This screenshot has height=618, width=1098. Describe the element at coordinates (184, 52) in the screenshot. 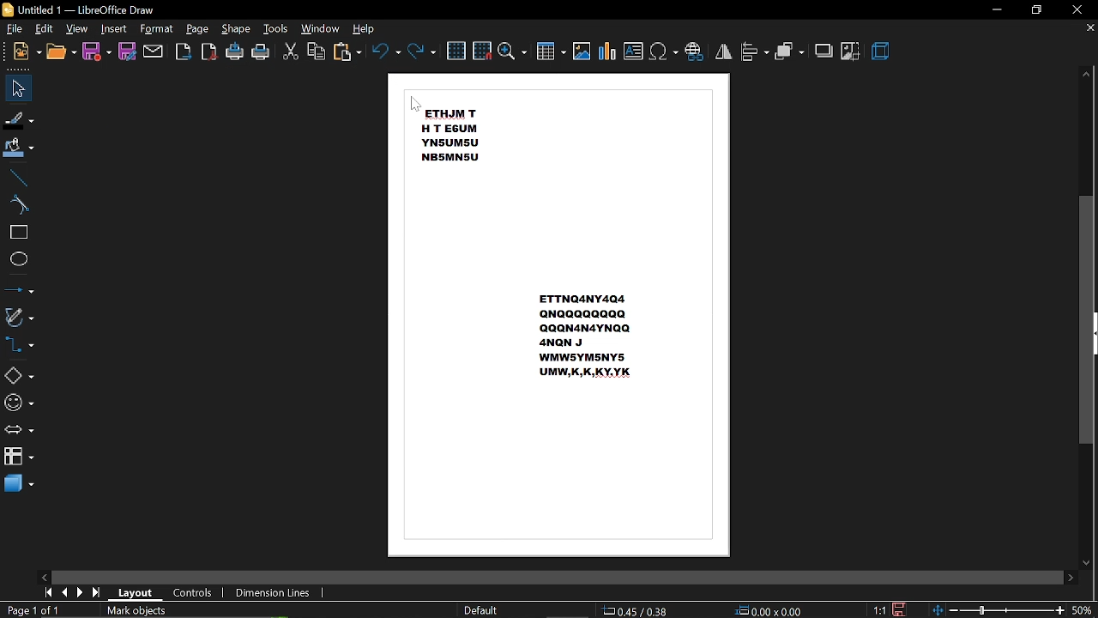

I see `Export` at that location.